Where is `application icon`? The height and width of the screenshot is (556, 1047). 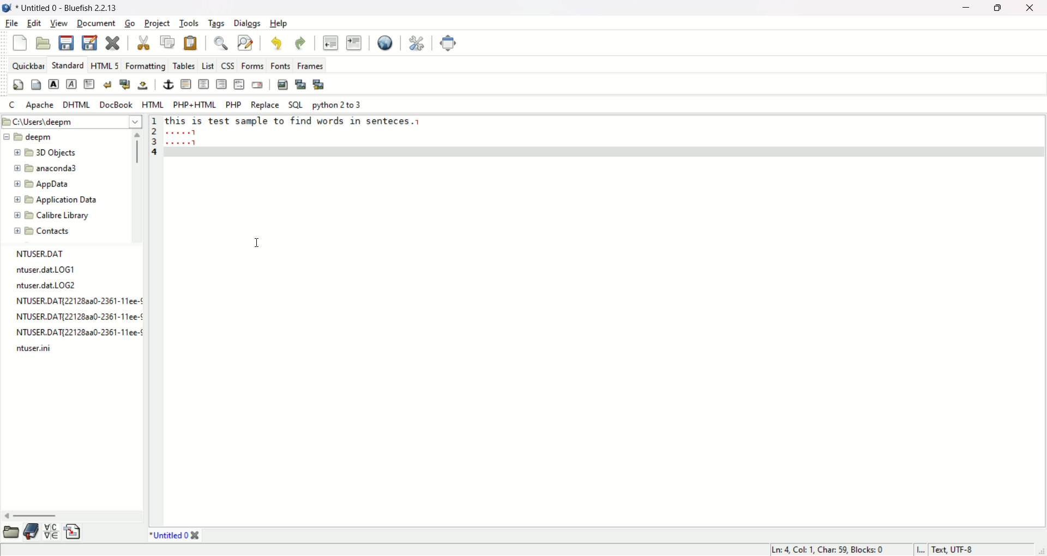 application icon is located at coordinates (7, 8).